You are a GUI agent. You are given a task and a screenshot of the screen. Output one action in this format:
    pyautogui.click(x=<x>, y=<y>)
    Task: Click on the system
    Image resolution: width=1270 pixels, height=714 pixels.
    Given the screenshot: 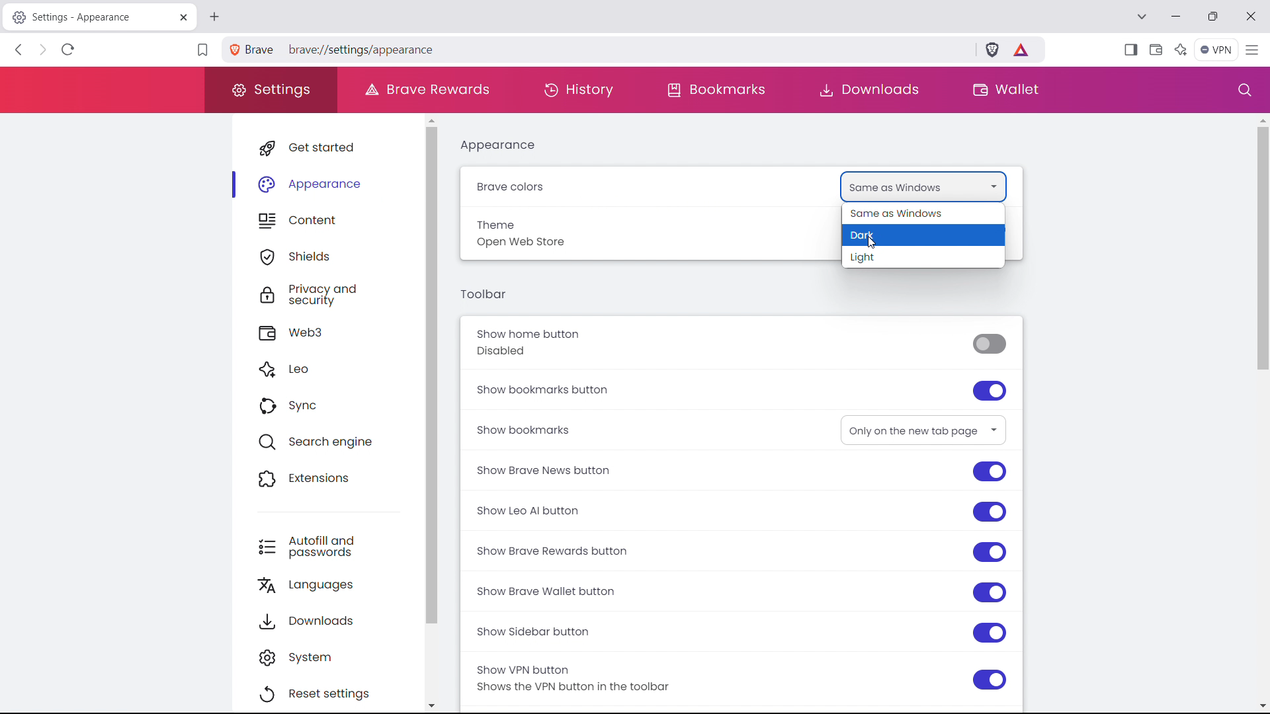 What is the action you would take?
    pyautogui.click(x=332, y=654)
    